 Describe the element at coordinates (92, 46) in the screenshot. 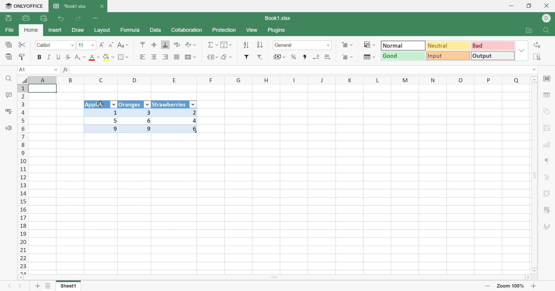

I see `Drop Down` at that location.